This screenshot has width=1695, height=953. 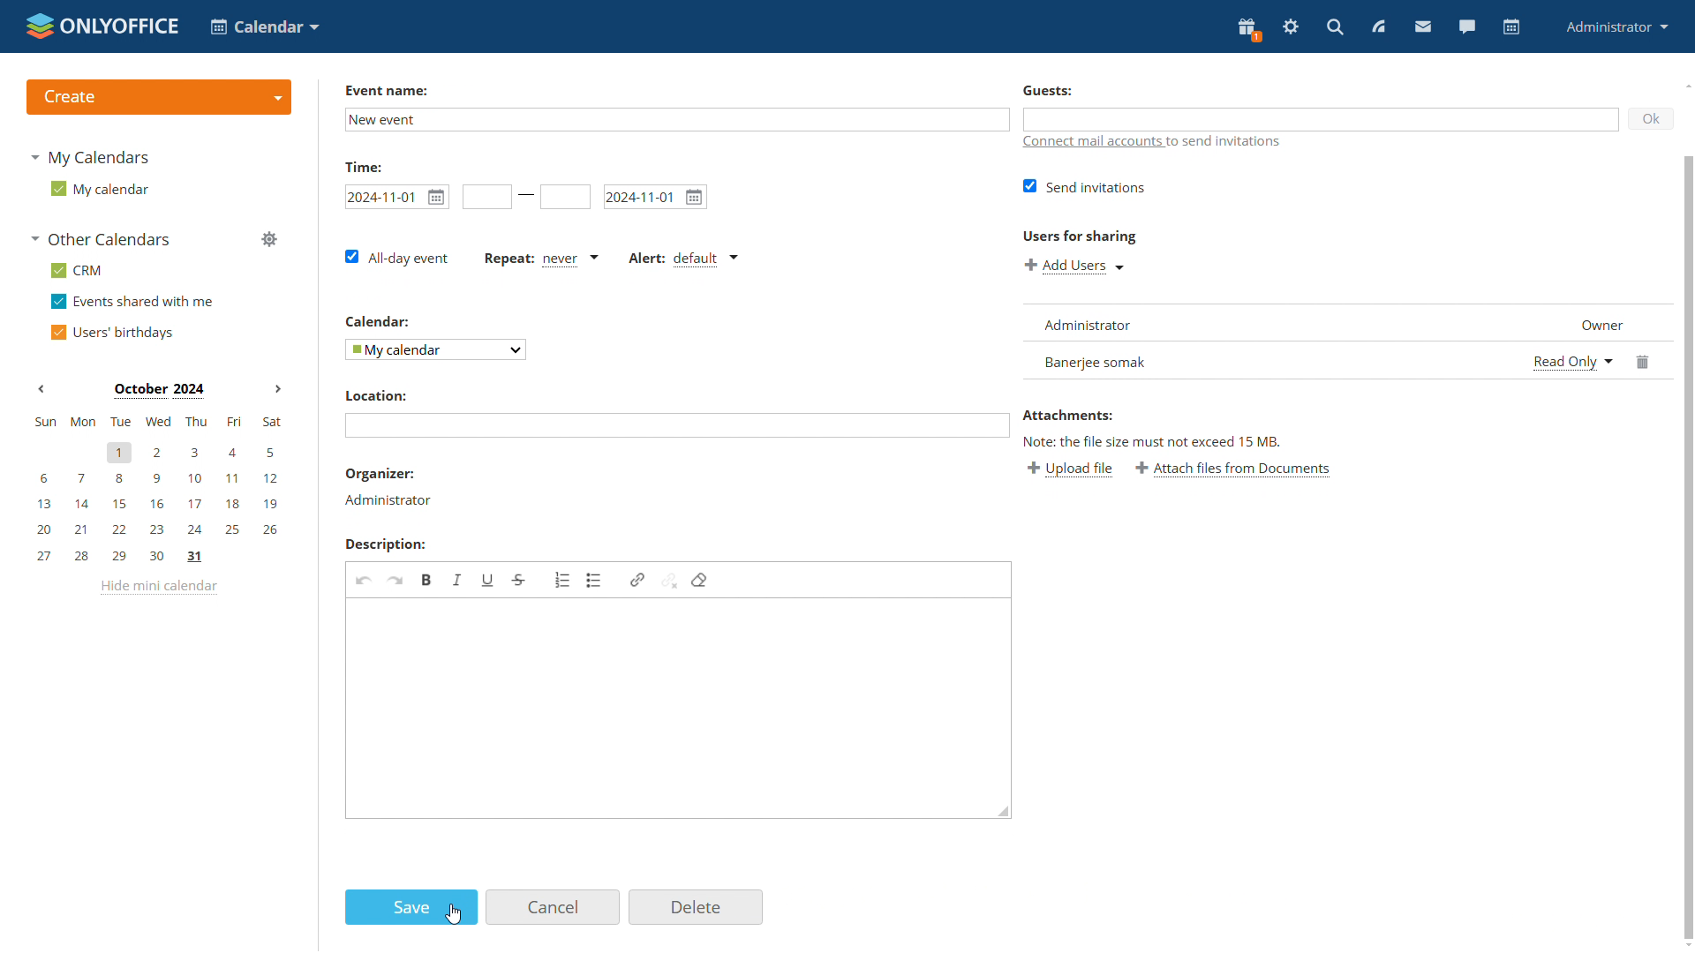 What do you see at coordinates (540, 258) in the screenshot?
I see `event repetition` at bounding box center [540, 258].